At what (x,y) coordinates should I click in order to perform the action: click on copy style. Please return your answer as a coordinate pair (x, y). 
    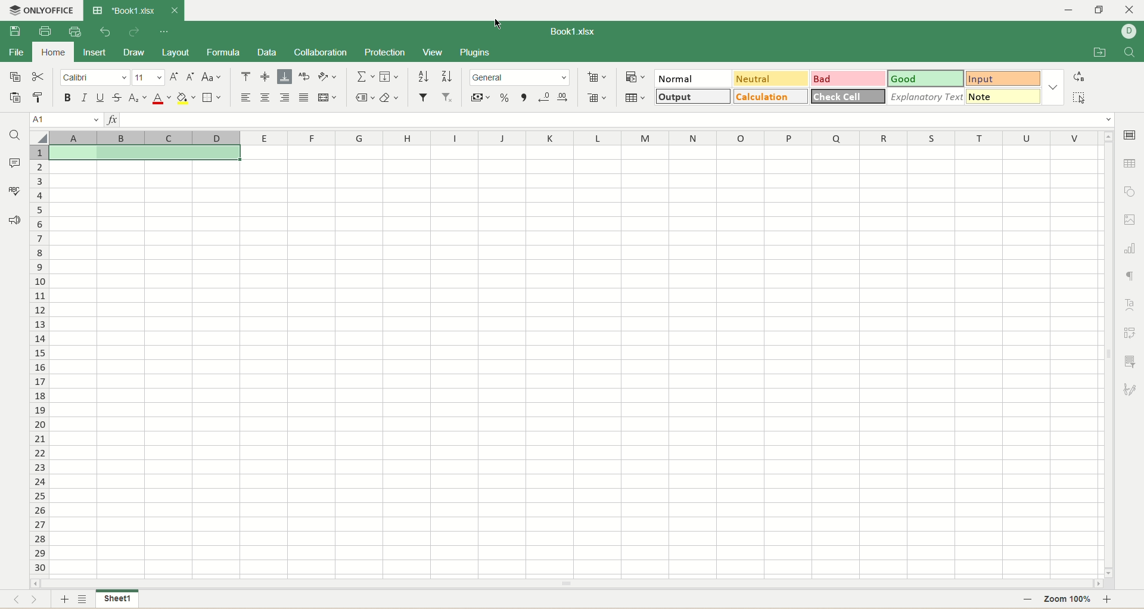
    Looking at the image, I should click on (38, 100).